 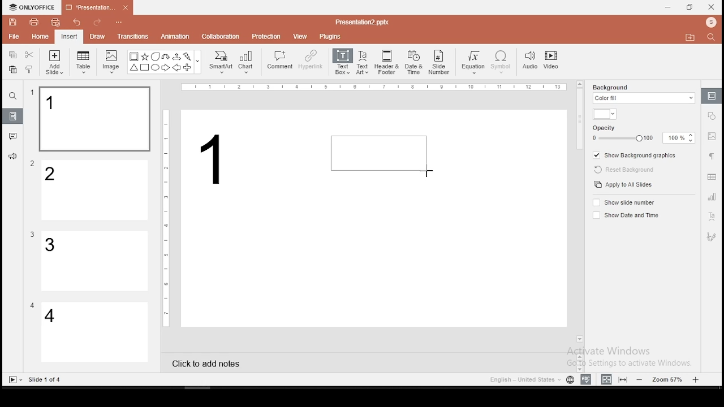 What do you see at coordinates (310, 59) in the screenshot?
I see `hyperlink` at bounding box center [310, 59].